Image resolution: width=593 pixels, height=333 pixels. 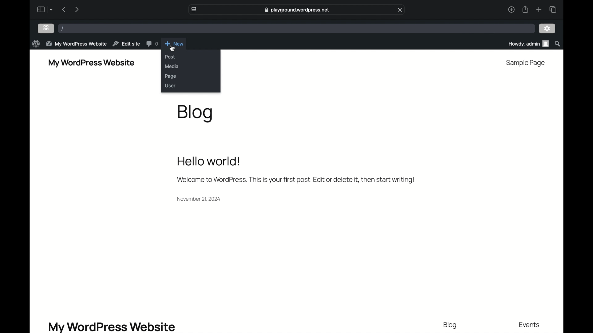 What do you see at coordinates (200, 199) in the screenshot?
I see `date` at bounding box center [200, 199].